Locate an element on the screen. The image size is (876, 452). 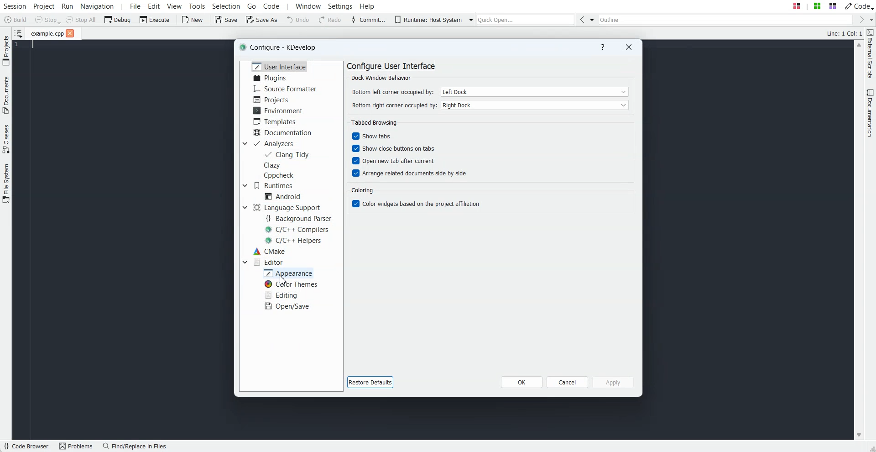
Open/Save is located at coordinates (288, 306).